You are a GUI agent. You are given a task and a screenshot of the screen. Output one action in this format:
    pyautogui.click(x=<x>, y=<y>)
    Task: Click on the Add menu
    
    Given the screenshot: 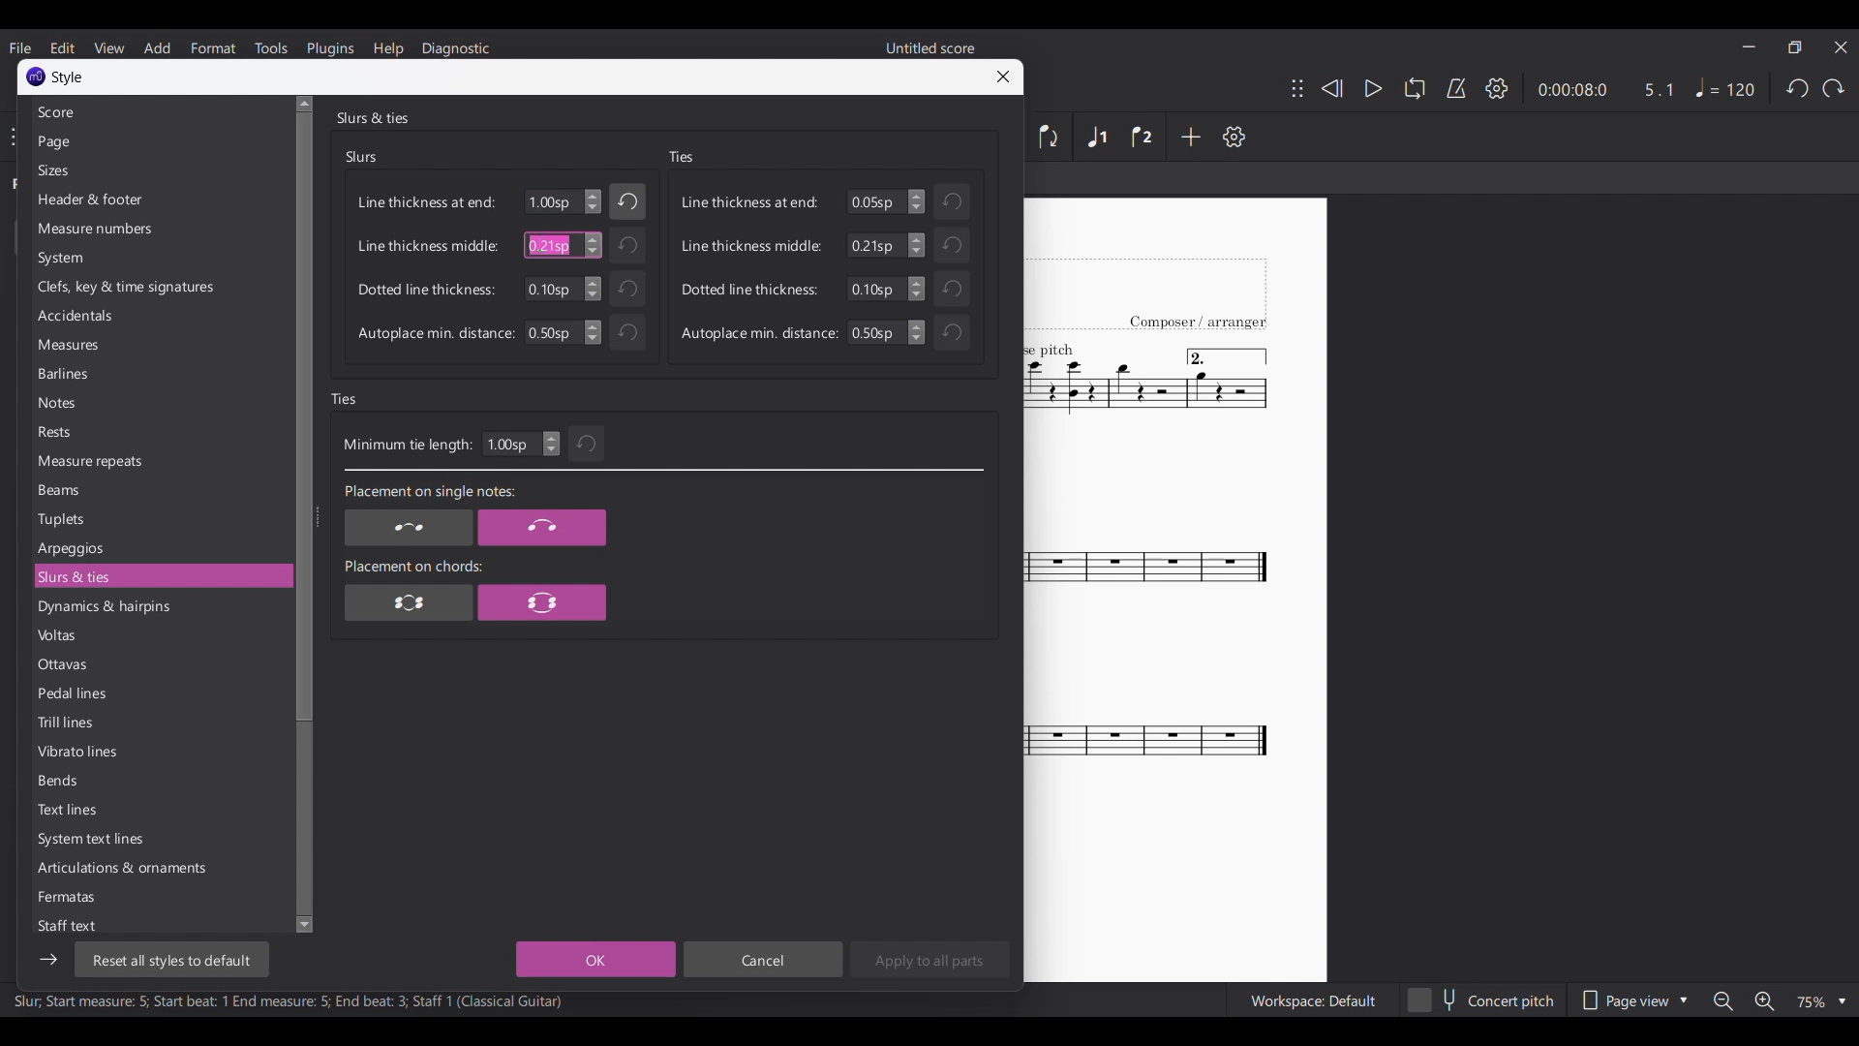 What is the action you would take?
    pyautogui.click(x=158, y=48)
    